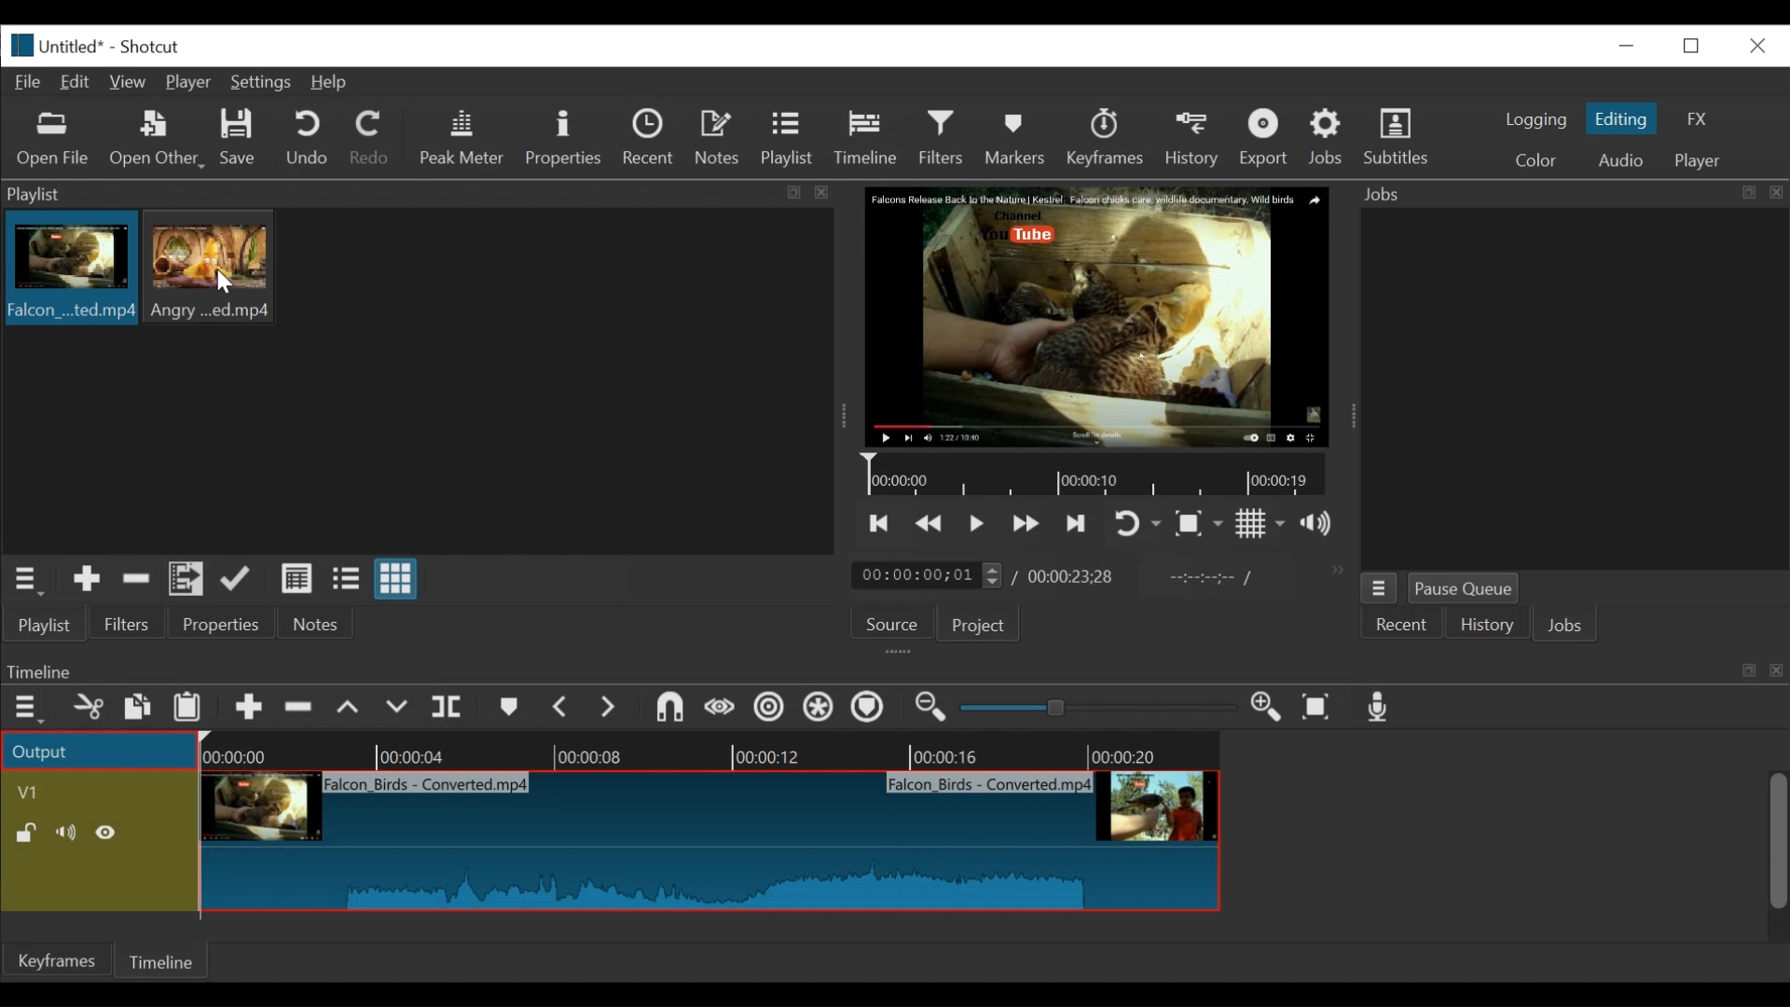 Image resolution: width=1790 pixels, height=1007 pixels. Describe the element at coordinates (928, 710) in the screenshot. I see `Zoom timeline in` at that location.